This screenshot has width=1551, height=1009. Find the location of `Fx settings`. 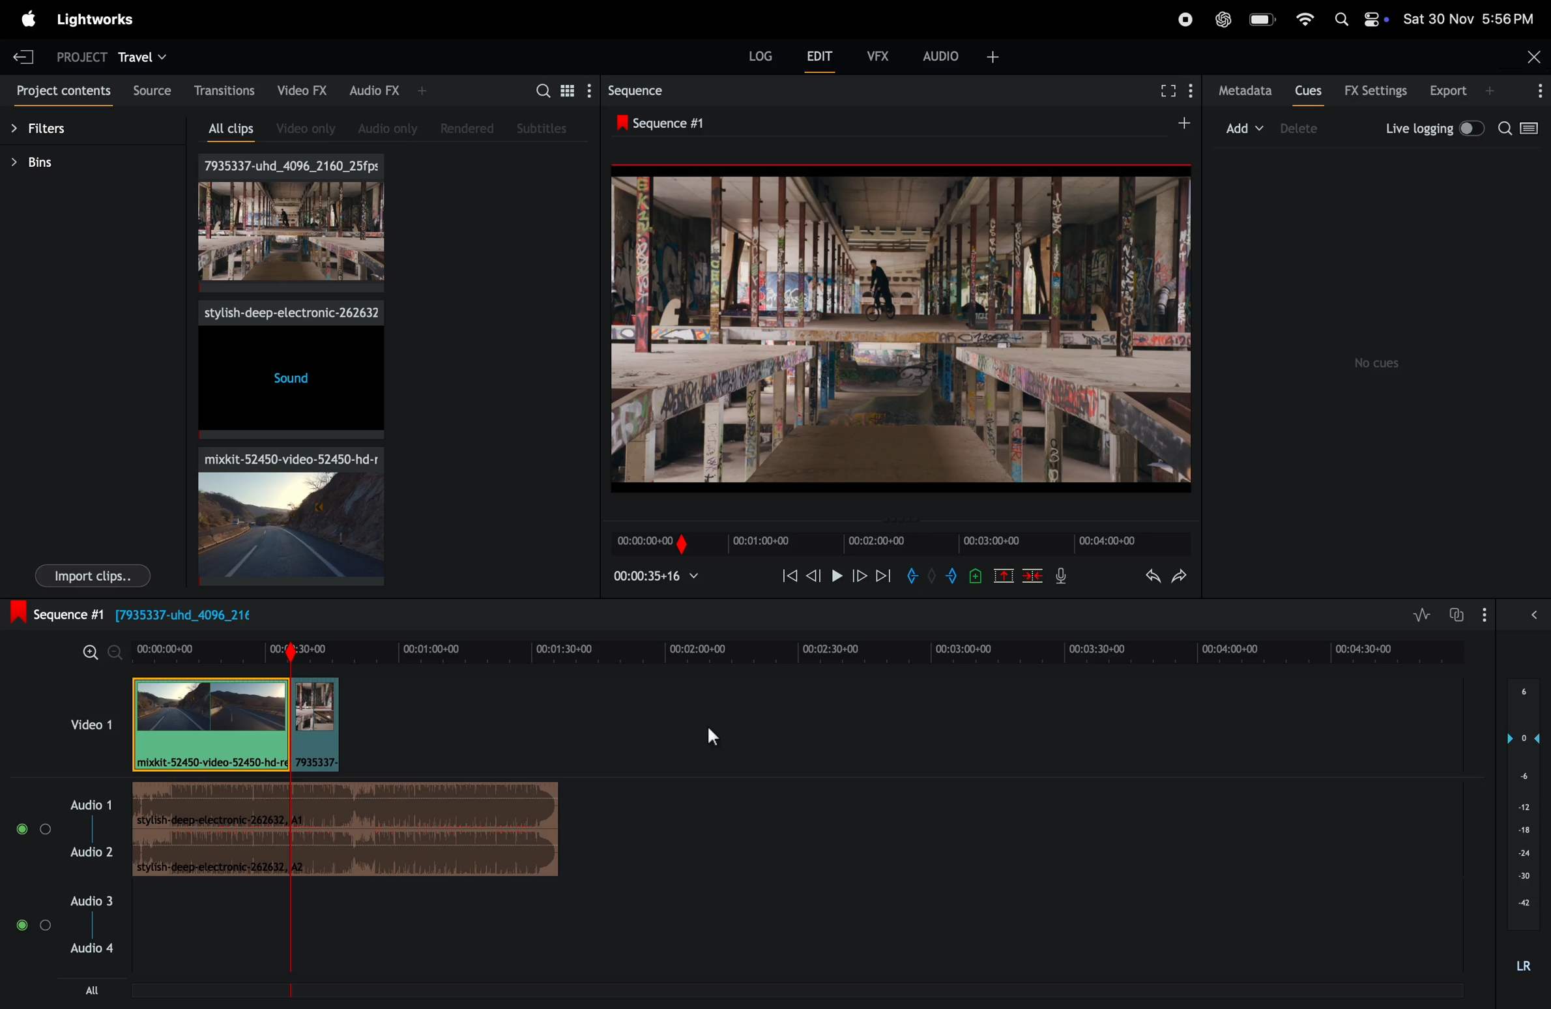

Fx settings is located at coordinates (1376, 91).